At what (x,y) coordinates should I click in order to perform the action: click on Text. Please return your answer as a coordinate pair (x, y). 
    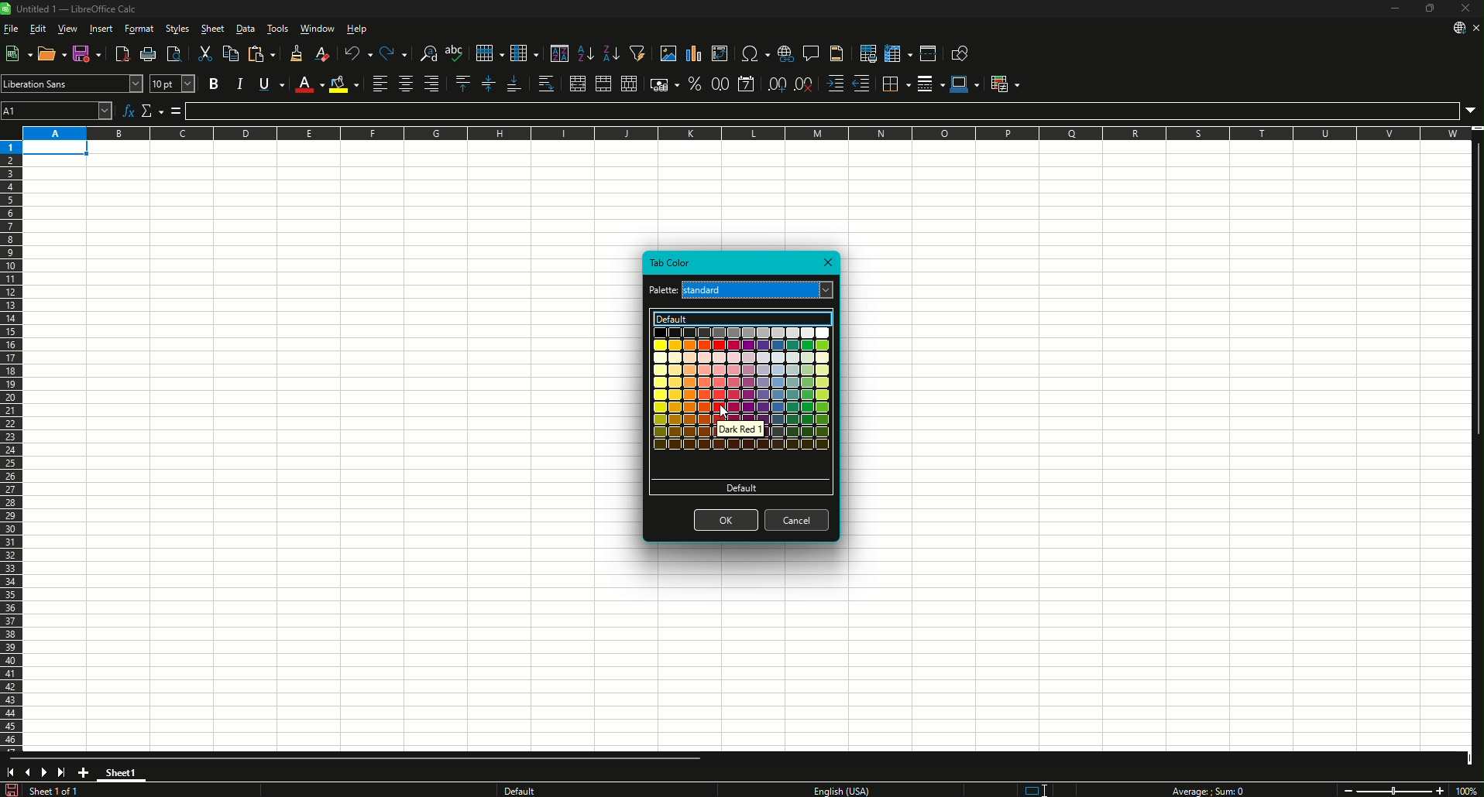
    Looking at the image, I should click on (840, 790).